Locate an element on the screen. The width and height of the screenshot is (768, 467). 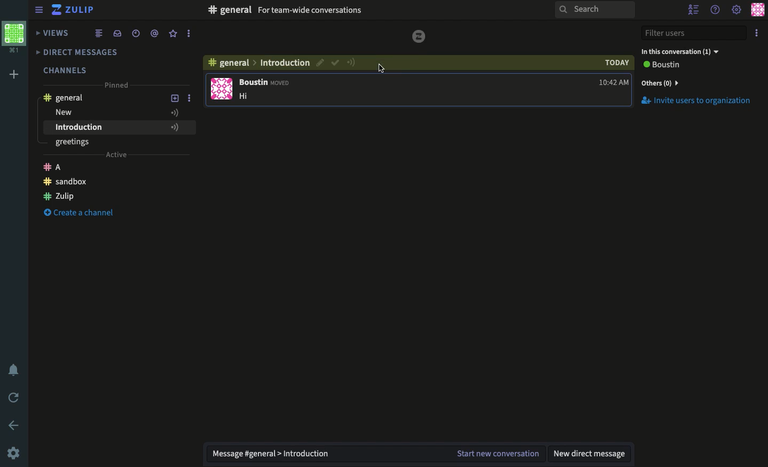
Add is located at coordinates (175, 112).